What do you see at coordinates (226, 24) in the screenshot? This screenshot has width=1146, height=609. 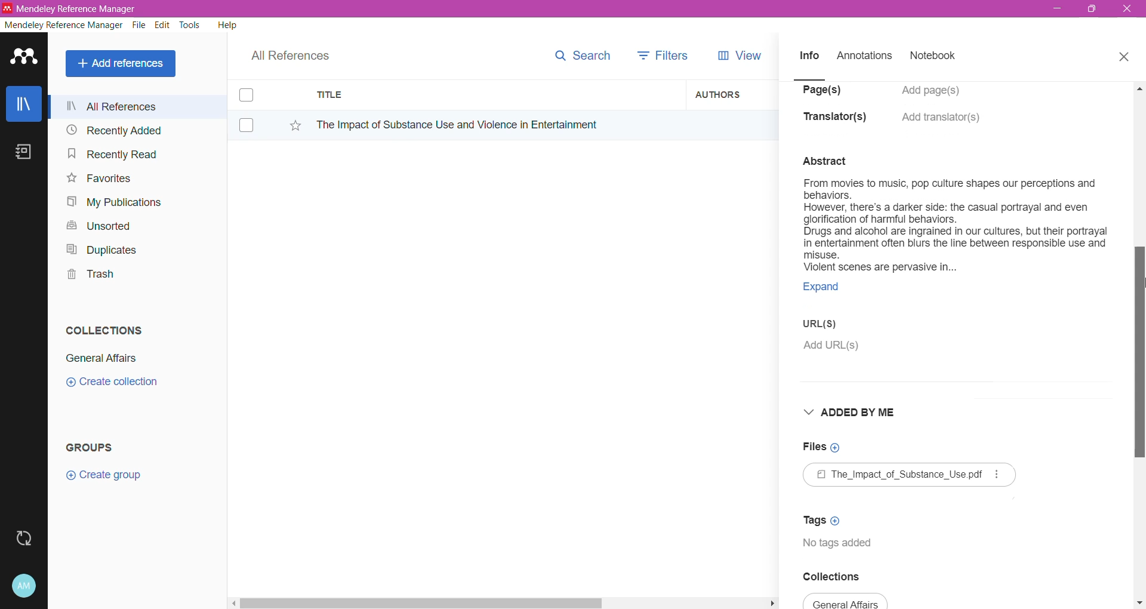 I see `Help` at bounding box center [226, 24].